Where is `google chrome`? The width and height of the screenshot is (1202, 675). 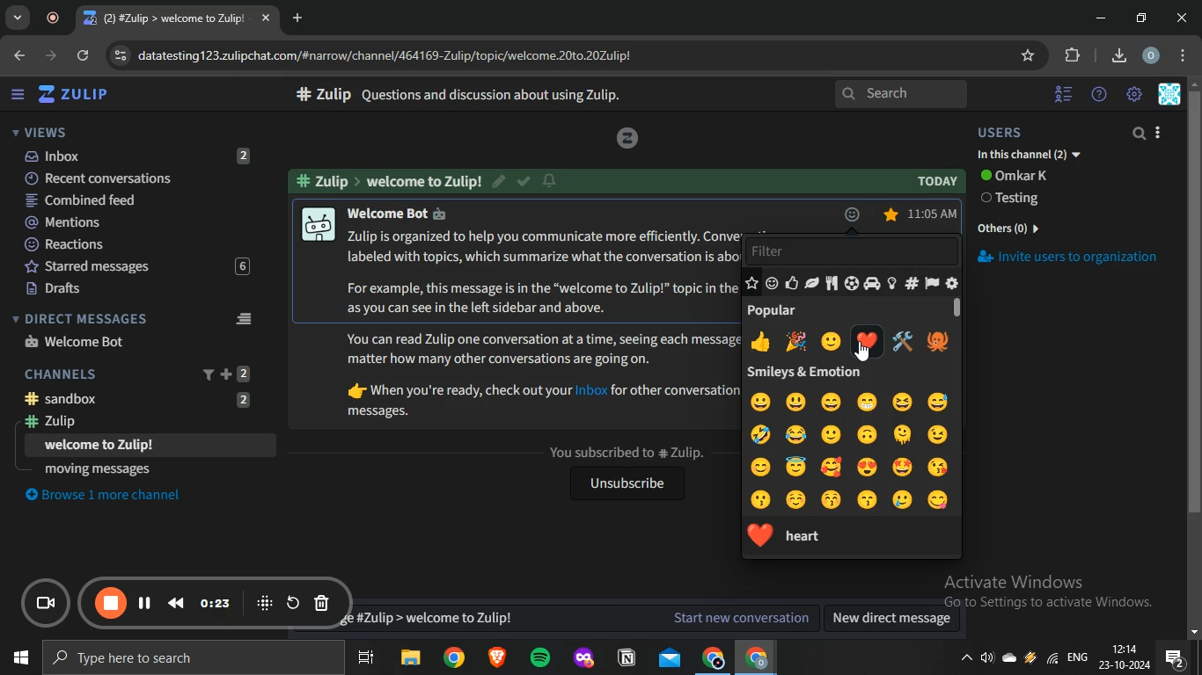 google chrome is located at coordinates (453, 658).